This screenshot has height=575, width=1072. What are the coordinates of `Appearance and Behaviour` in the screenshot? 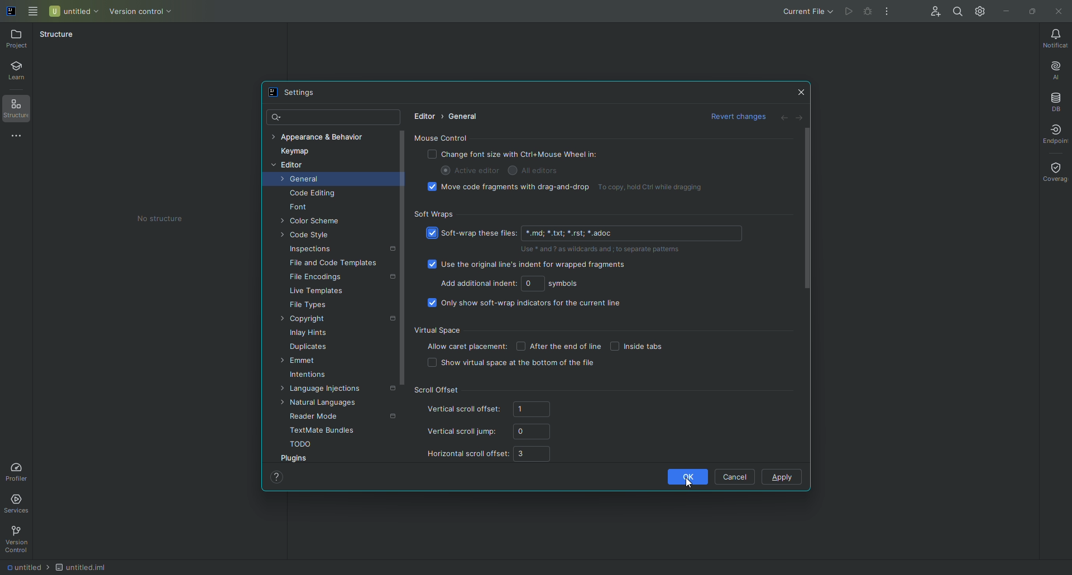 It's located at (323, 137).